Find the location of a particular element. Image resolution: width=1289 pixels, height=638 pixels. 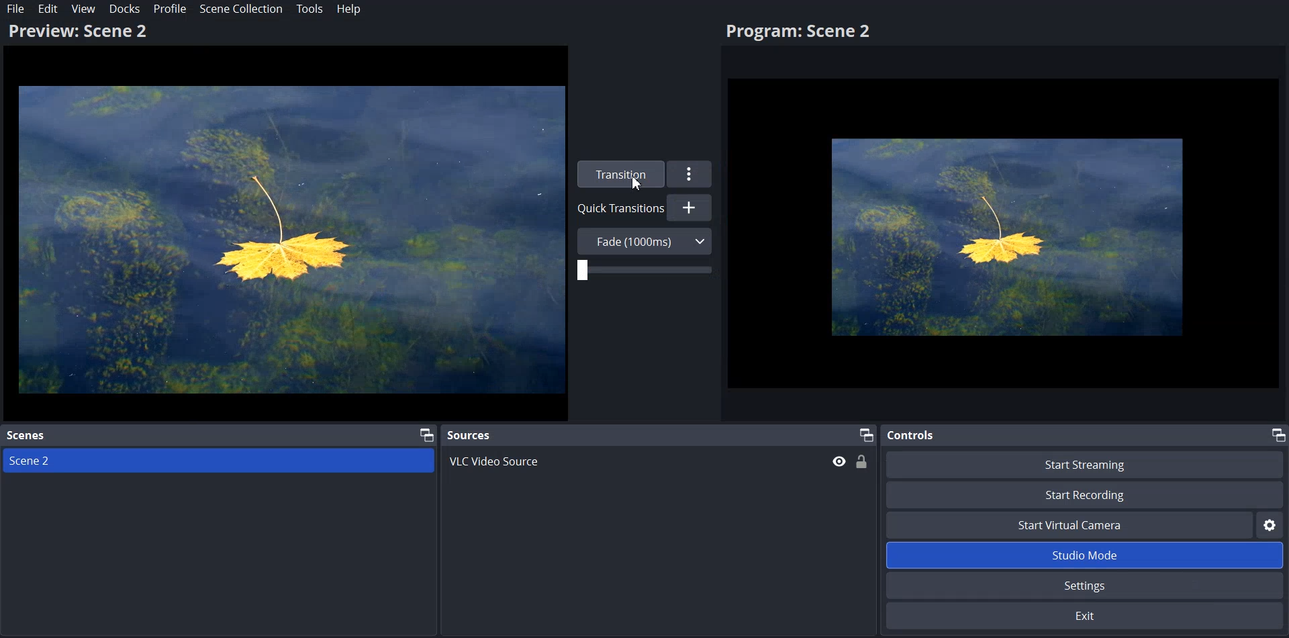

Tools is located at coordinates (309, 9).